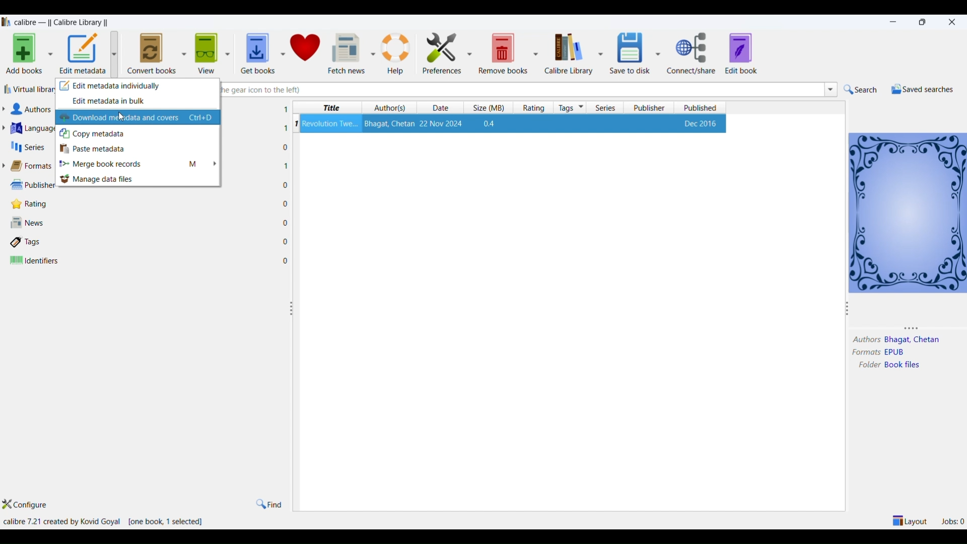 Image resolution: width=967 pixels, height=544 pixels. Describe the element at coordinates (204, 50) in the screenshot. I see `view` at that location.